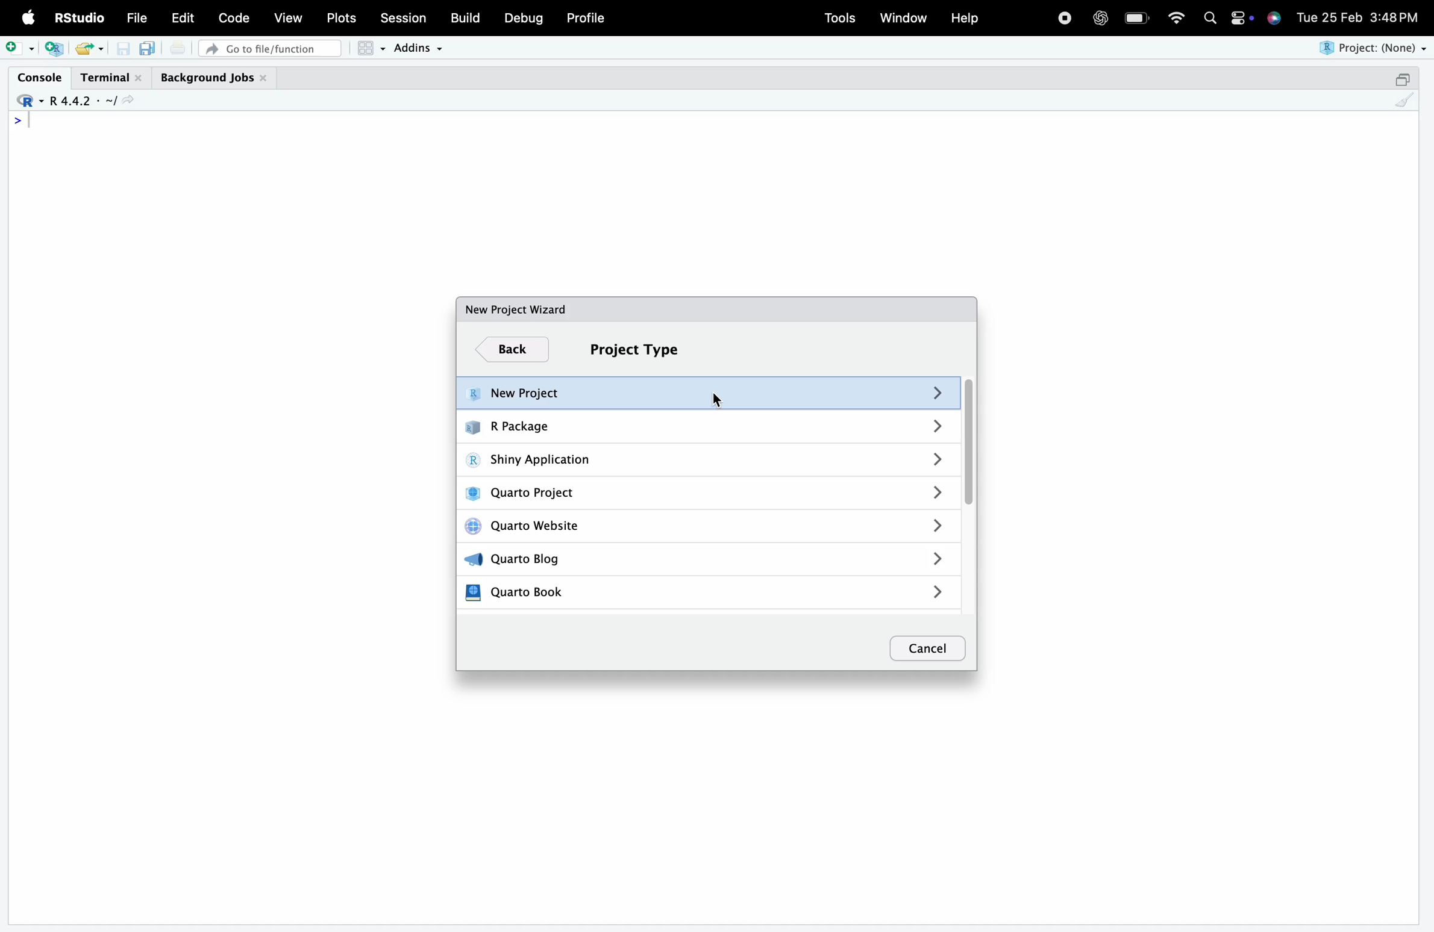 The image size is (1434, 932). I want to click on clear console, so click(1404, 100).